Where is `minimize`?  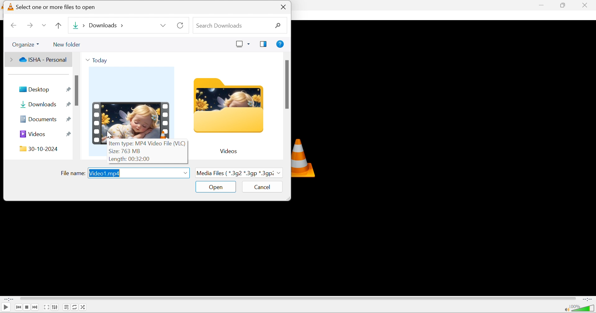
minimize is located at coordinates (540, 4).